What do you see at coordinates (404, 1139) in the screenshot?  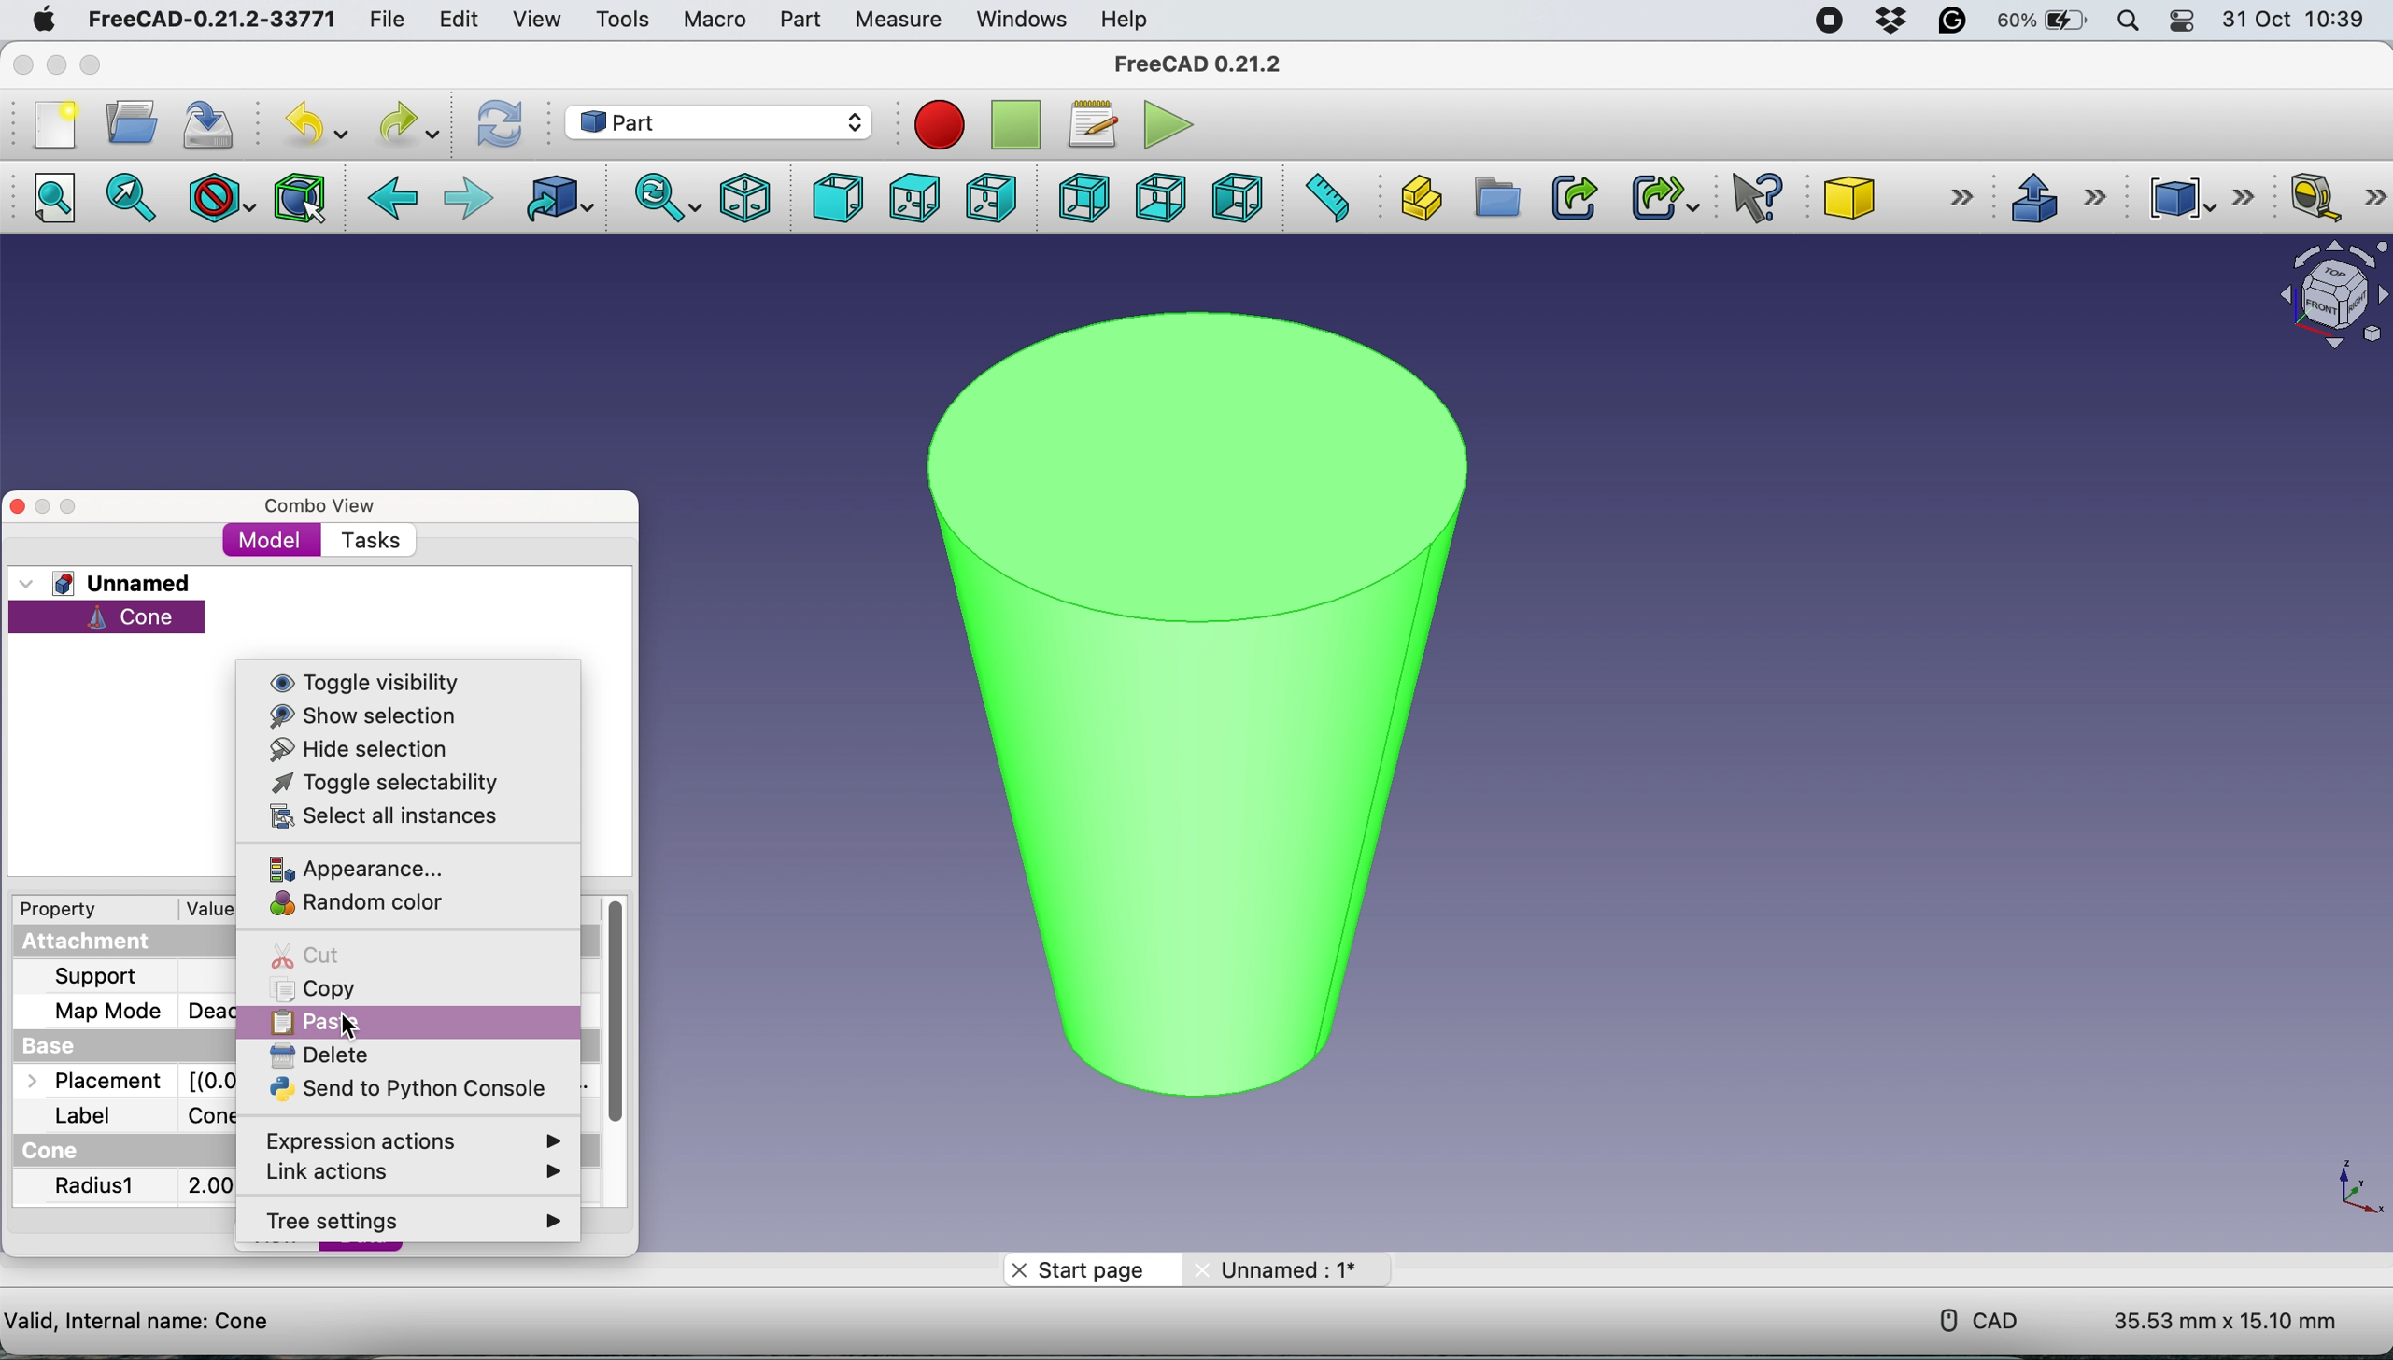 I see `expression actions` at bounding box center [404, 1139].